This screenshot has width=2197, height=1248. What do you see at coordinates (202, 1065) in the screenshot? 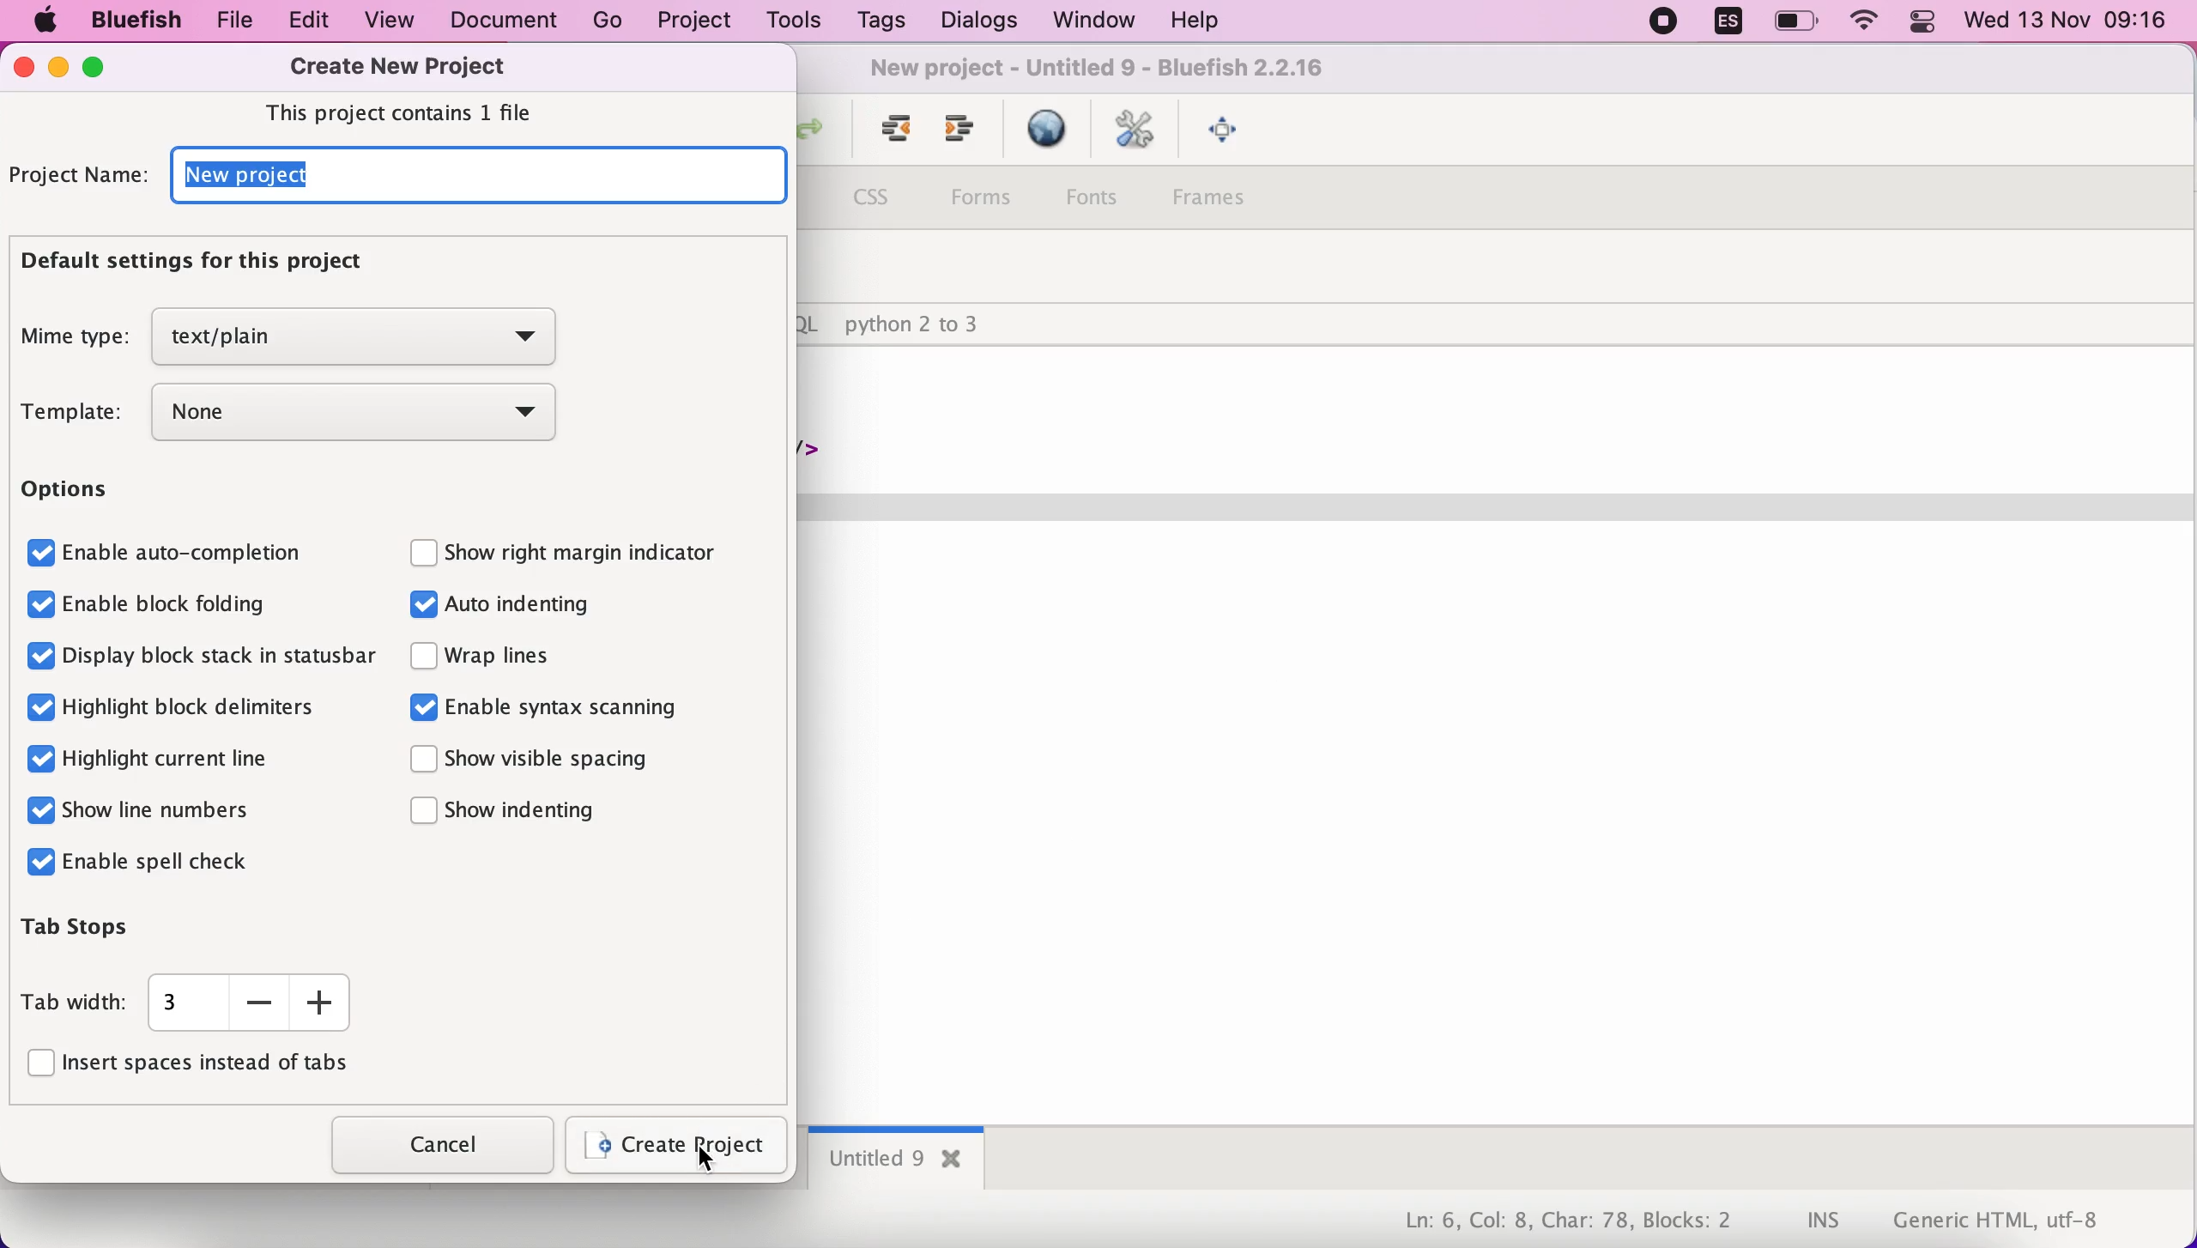
I see `insert spaces instead of tabs` at bounding box center [202, 1065].